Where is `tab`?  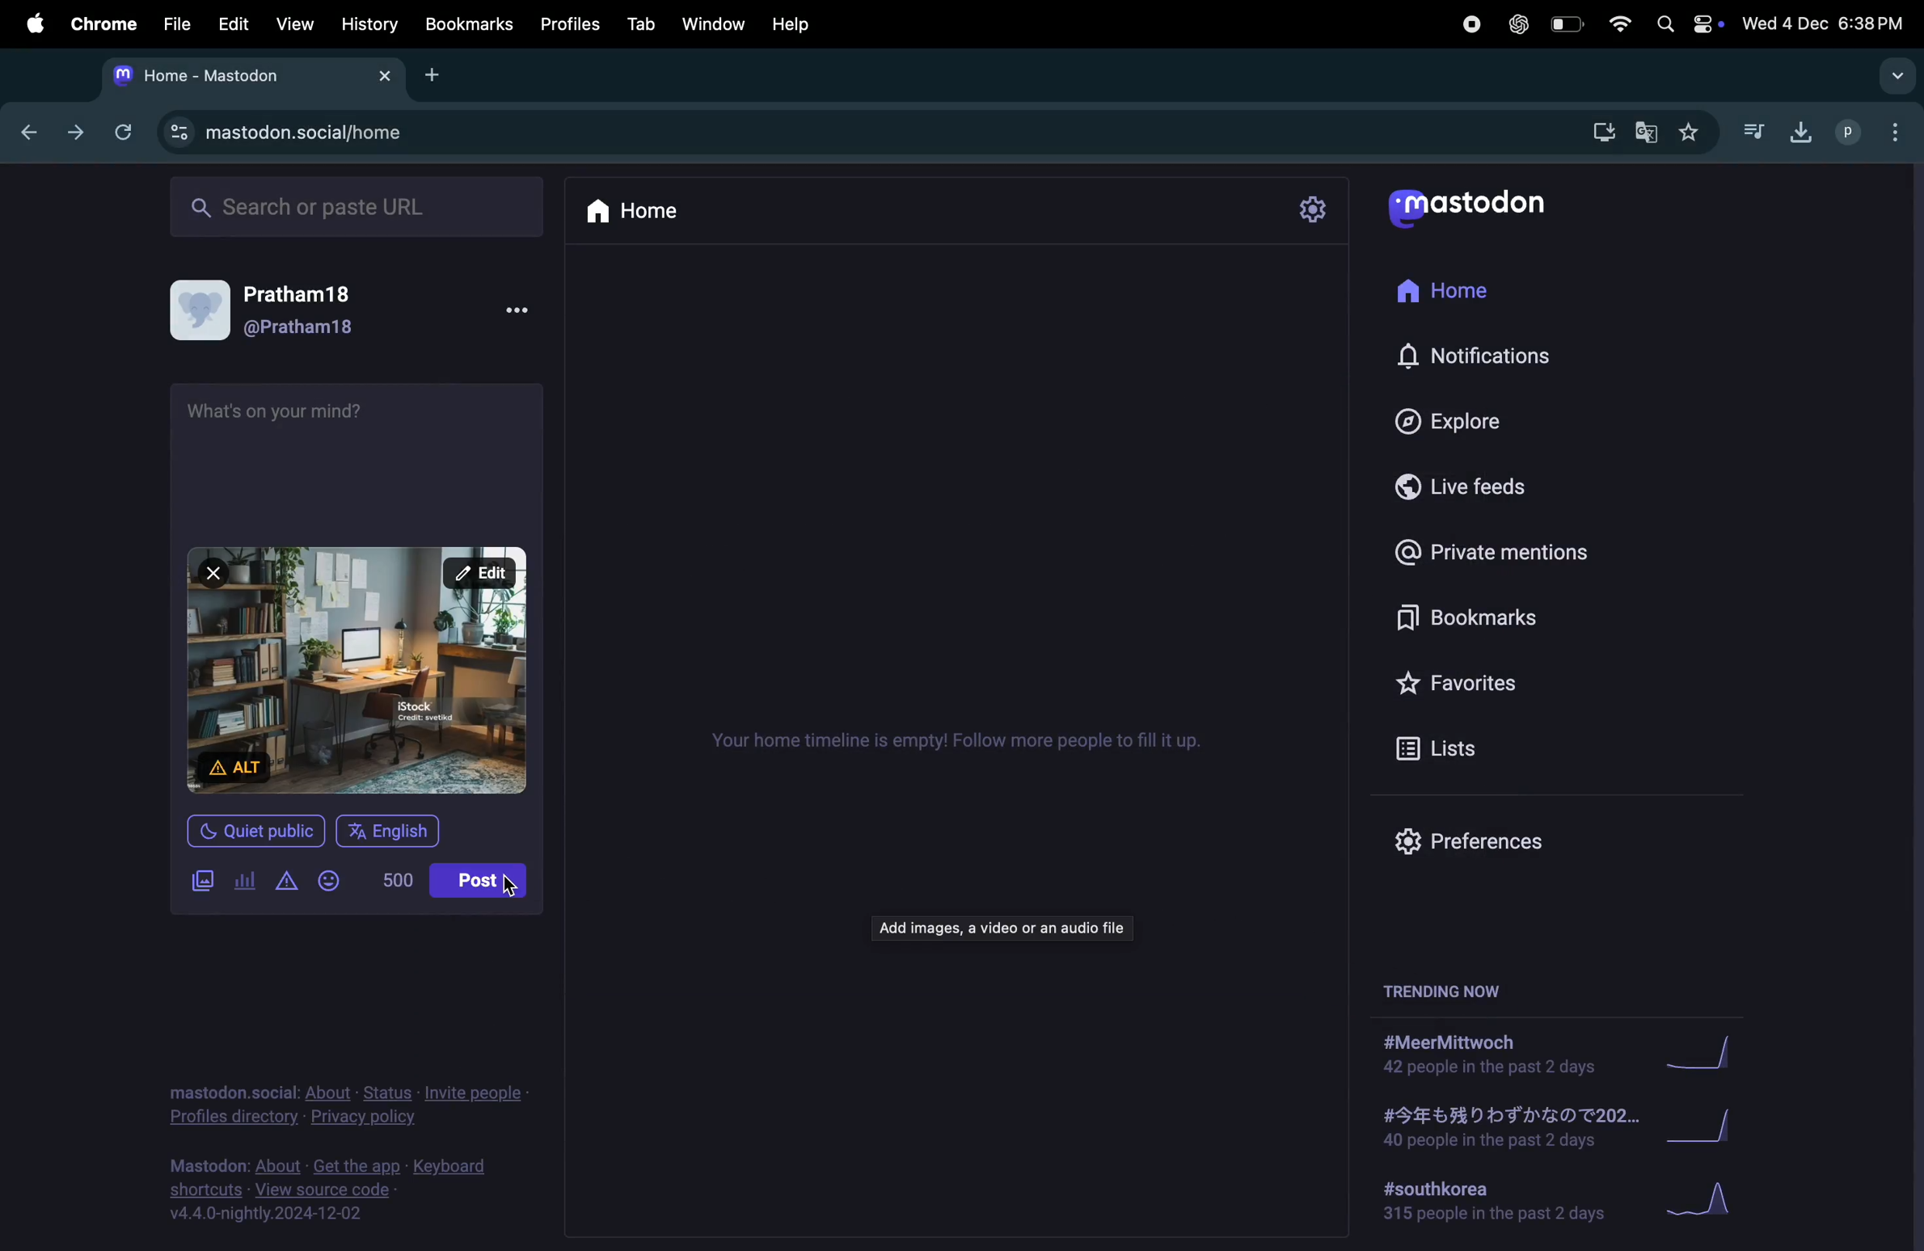 tab is located at coordinates (641, 23).